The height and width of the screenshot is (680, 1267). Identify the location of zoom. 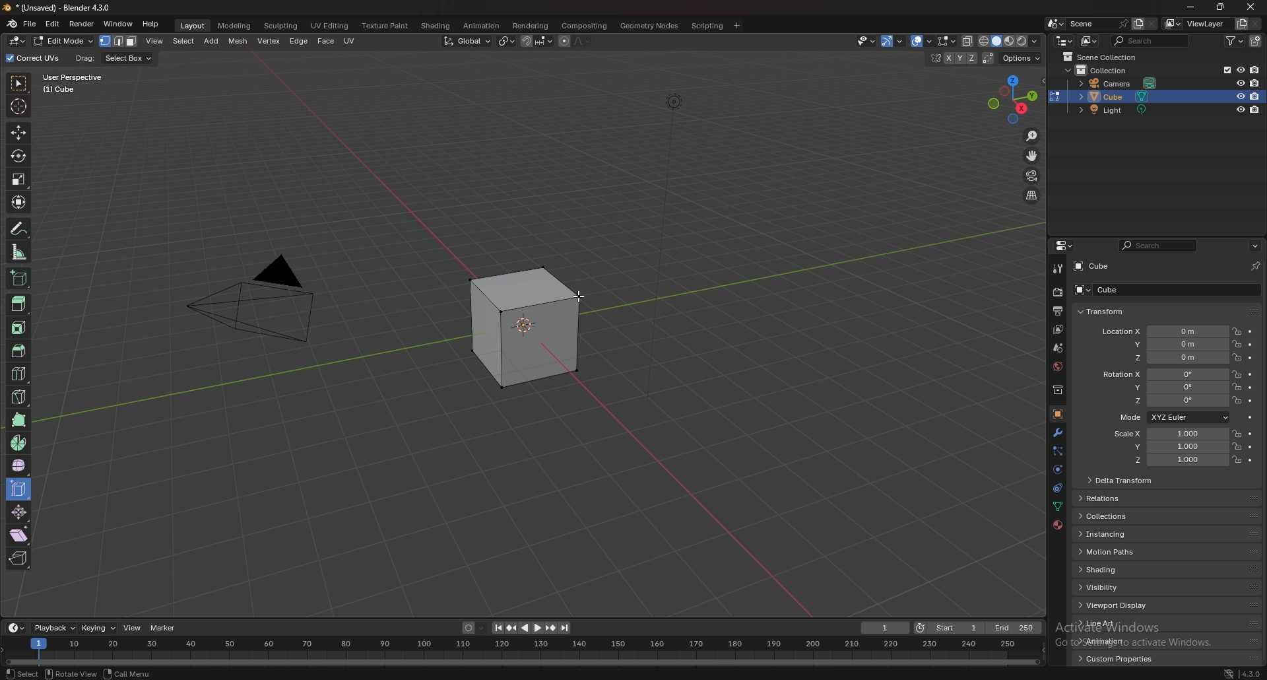
(1032, 137).